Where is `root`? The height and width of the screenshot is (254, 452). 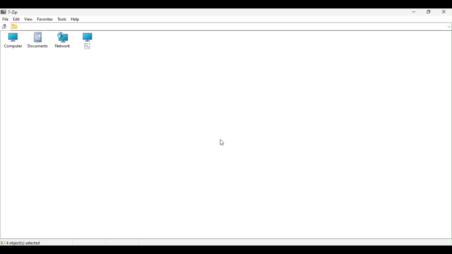 root is located at coordinates (86, 41).